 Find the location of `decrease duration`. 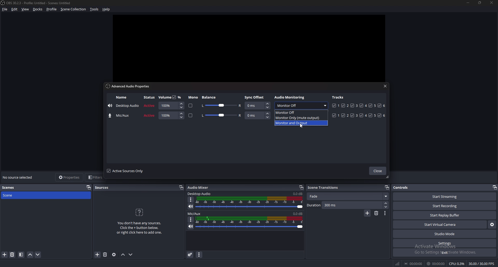

decrease duration is located at coordinates (386, 207).